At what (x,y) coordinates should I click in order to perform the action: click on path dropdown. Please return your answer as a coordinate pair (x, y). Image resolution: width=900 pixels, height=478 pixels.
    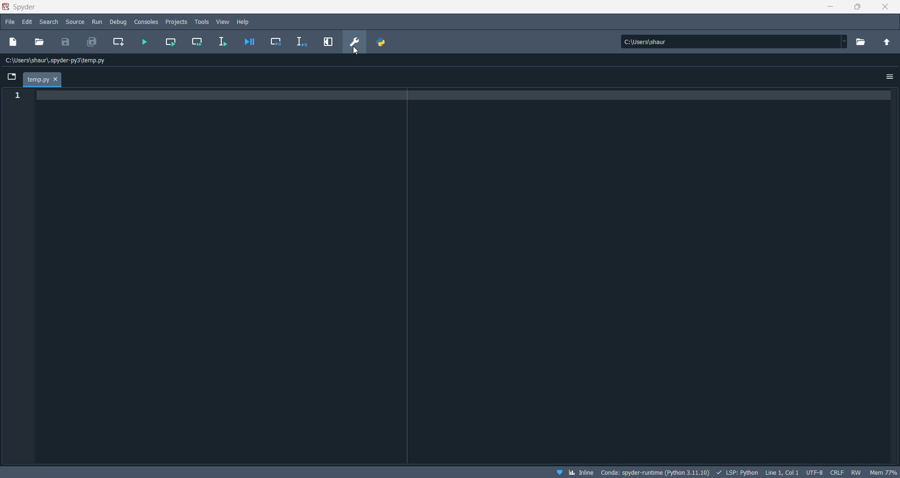
    Looking at the image, I should click on (845, 42).